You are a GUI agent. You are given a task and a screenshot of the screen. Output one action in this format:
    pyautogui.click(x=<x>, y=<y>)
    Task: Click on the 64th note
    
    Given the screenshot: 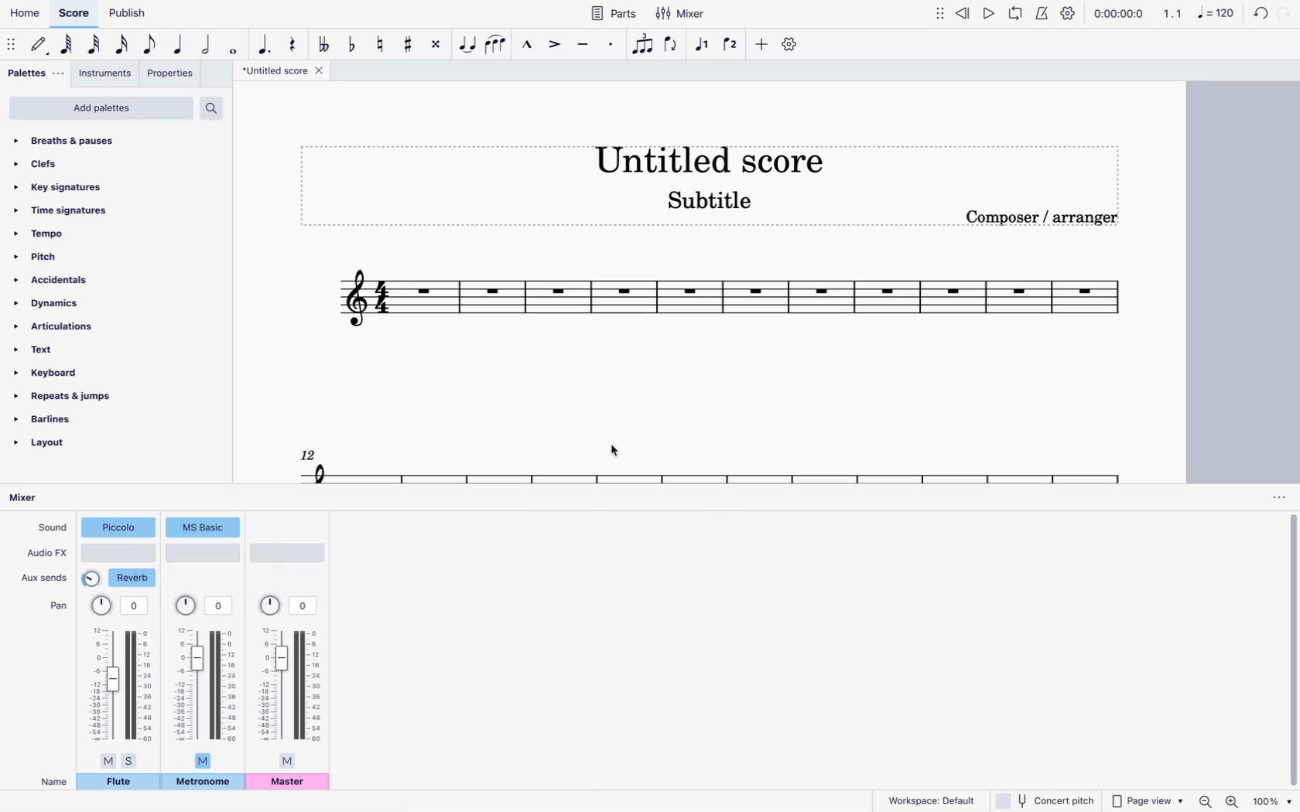 What is the action you would take?
    pyautogui.click(x=68, y=45)
    